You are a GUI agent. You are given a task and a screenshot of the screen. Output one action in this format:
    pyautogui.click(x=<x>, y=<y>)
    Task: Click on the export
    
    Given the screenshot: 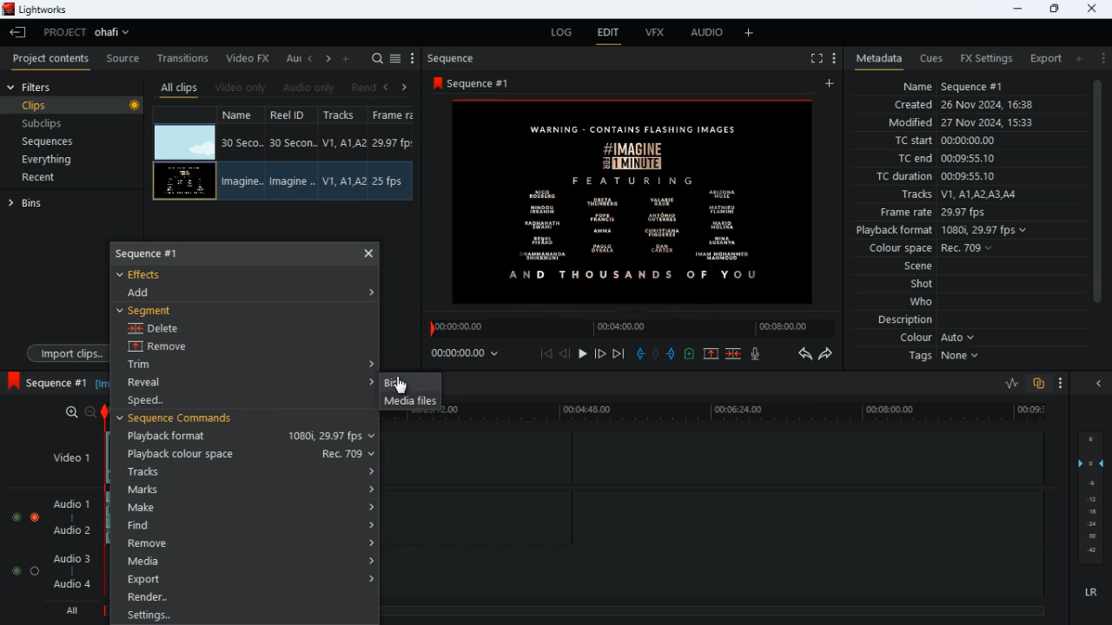 What is the action you would take?
    pyautogui.click(x=242, y=580)
    